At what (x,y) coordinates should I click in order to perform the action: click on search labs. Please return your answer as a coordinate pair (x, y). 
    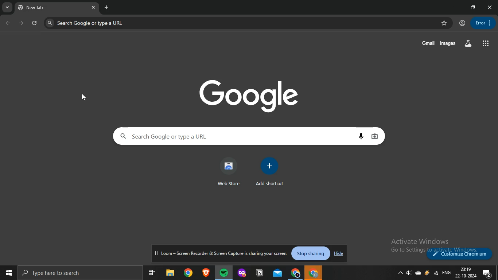
    Looking at the image, I should click on (468, 43).